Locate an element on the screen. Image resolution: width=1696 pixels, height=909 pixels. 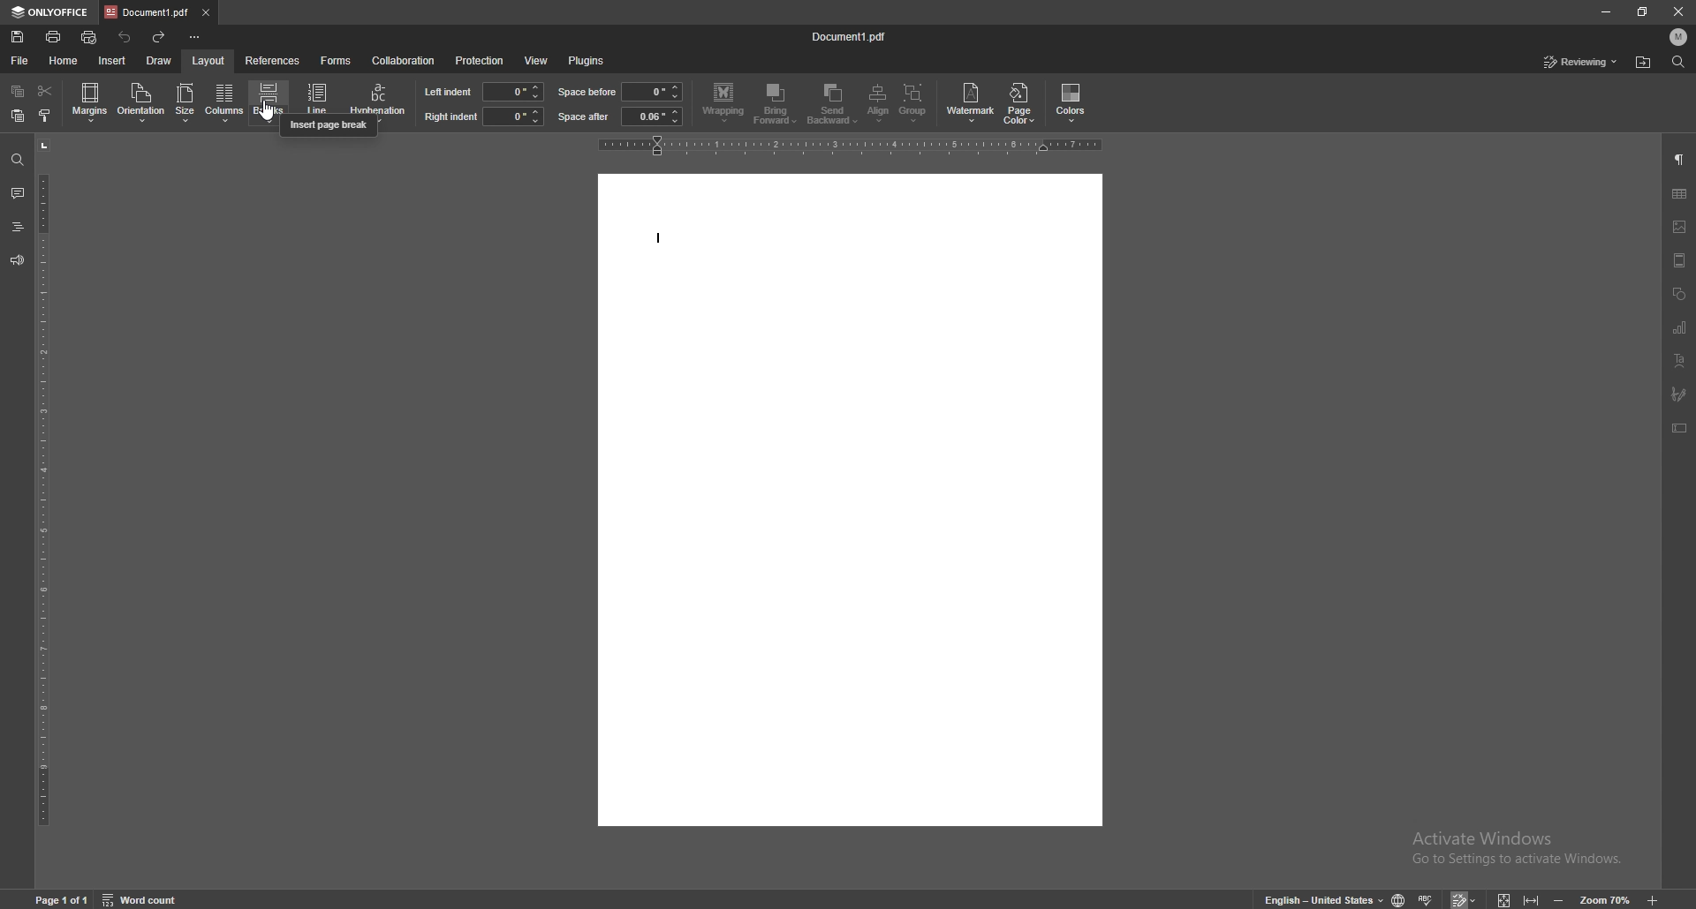
undo is located at coordinates (125, 37).